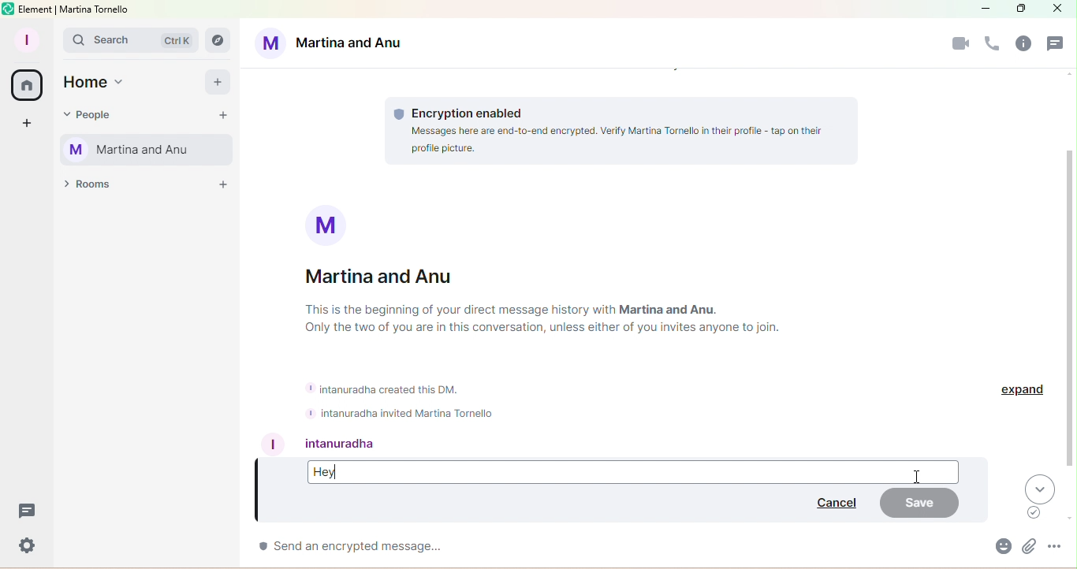 Image resolution: width=1077 pixels, height=569 pixels. Describe the element at coordinates (1041, 488) in the screenshot. I see `Scroll to most recent messages` at that location.